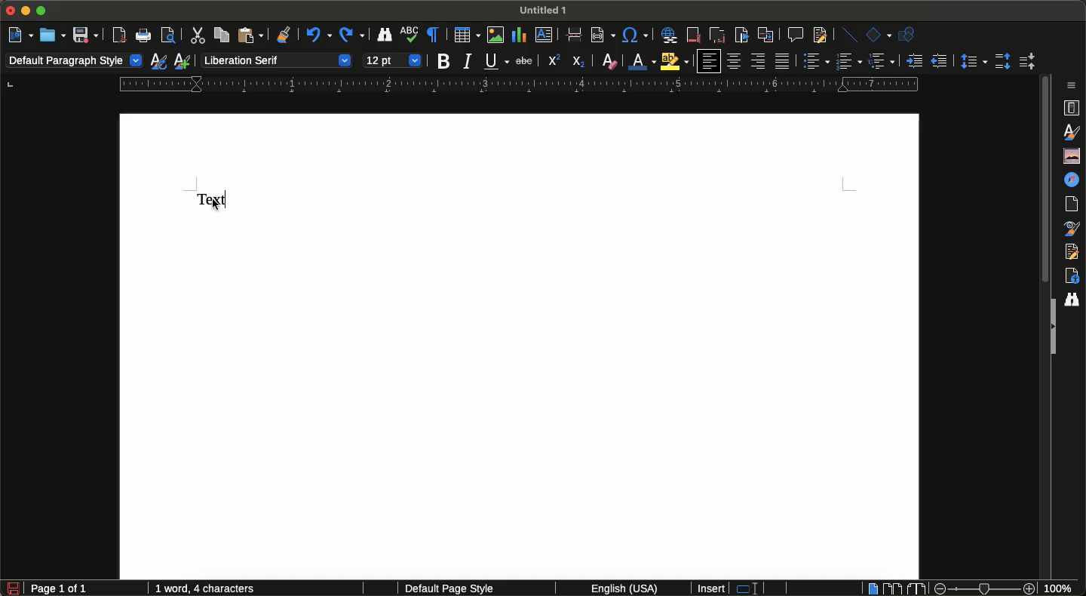 The height and width of the screenshot is (596, 1086). Describe the element at coordinates (708, 61) in the screenshot. I see `Align left` at that location.